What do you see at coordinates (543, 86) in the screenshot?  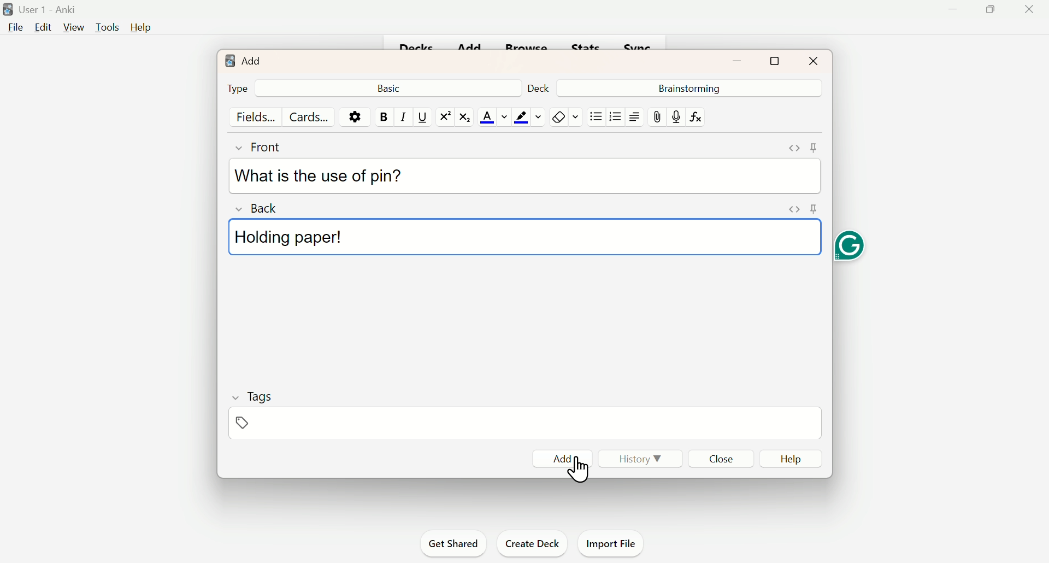 I see `Deck` at bounding box center [543, 86].